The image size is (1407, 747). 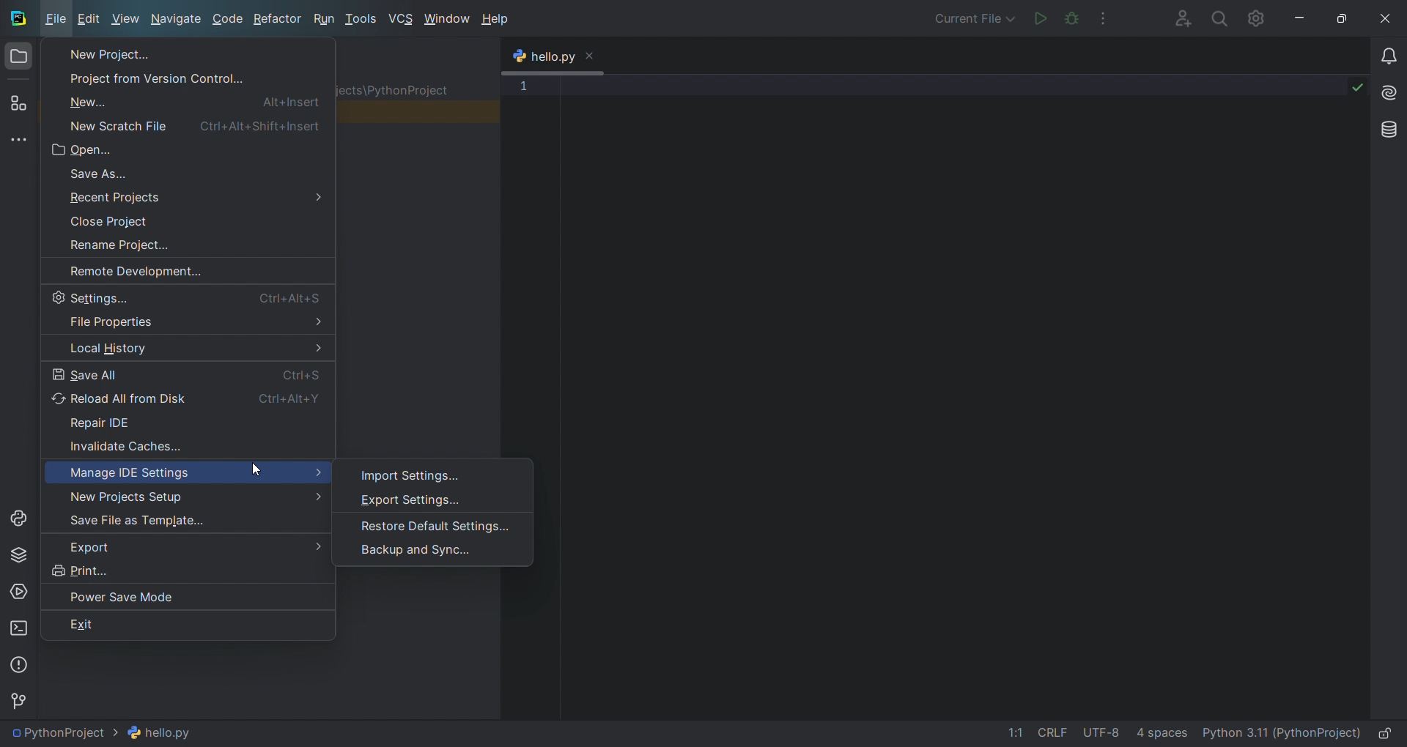 I want to click on folder window, so click(x=18, y=60).